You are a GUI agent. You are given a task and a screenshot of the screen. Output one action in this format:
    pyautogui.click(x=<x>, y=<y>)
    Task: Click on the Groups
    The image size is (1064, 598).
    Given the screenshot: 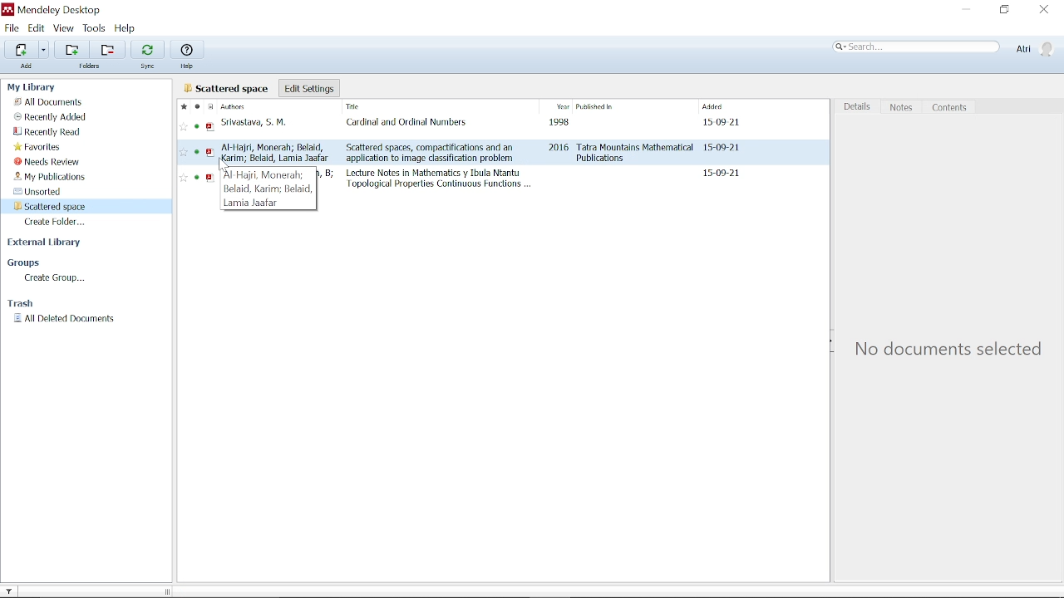 What is the action you would take?
    pyautogui.click(x=25, y=263)
    